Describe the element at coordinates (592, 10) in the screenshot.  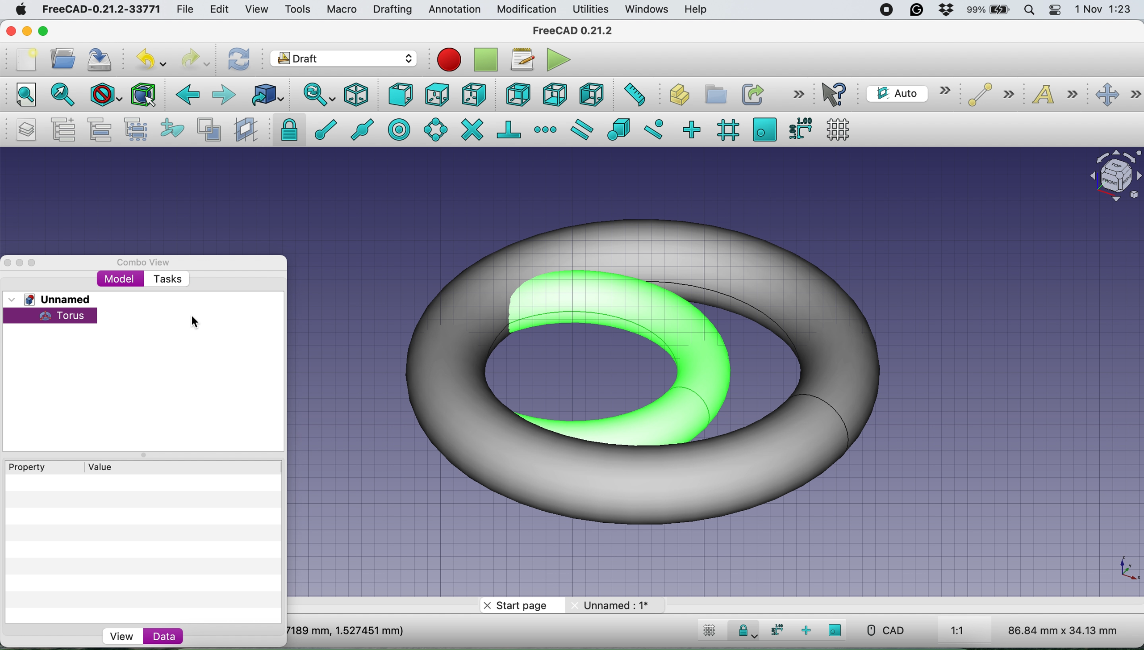
I see `utilities` at that location.